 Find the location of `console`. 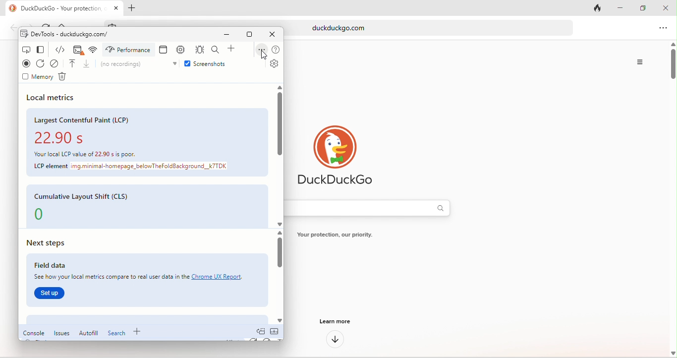

console is located at coordinates (35, 331).